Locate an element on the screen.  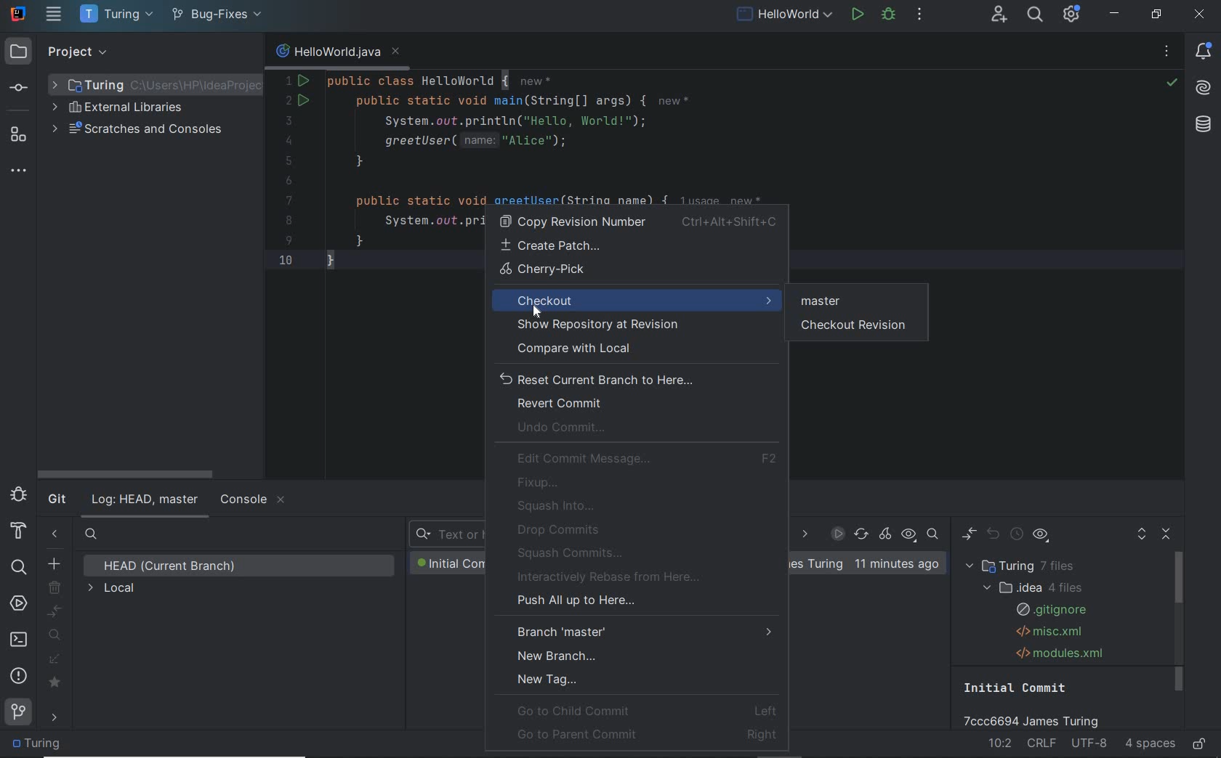
copy revision number is located at coordinates (637, 222).